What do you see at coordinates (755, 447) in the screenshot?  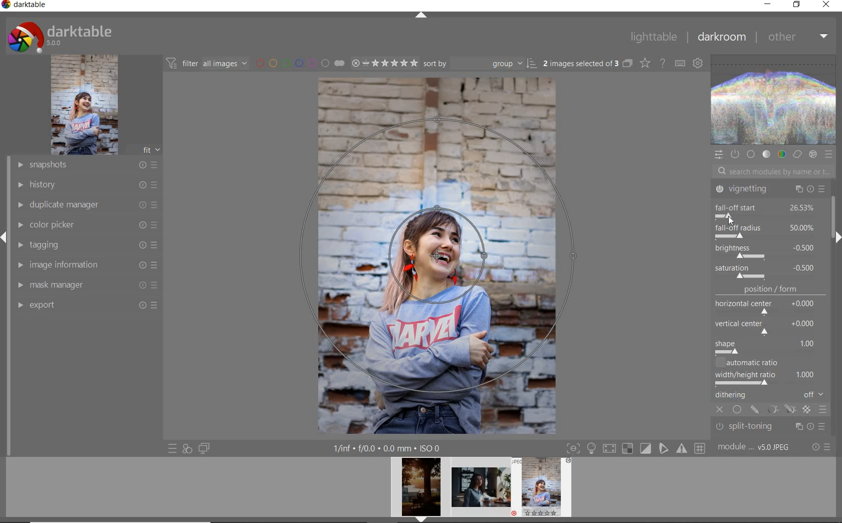 I see `module order` at bounding box center [755, 447].